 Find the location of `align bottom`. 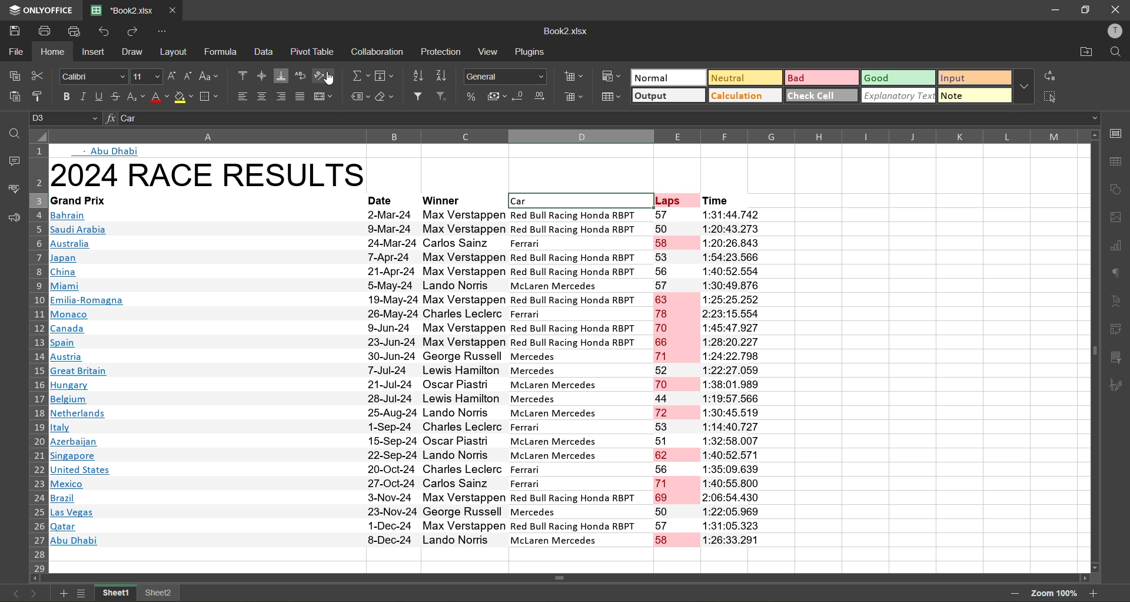

align bottom is located at coordinates (280, 77).